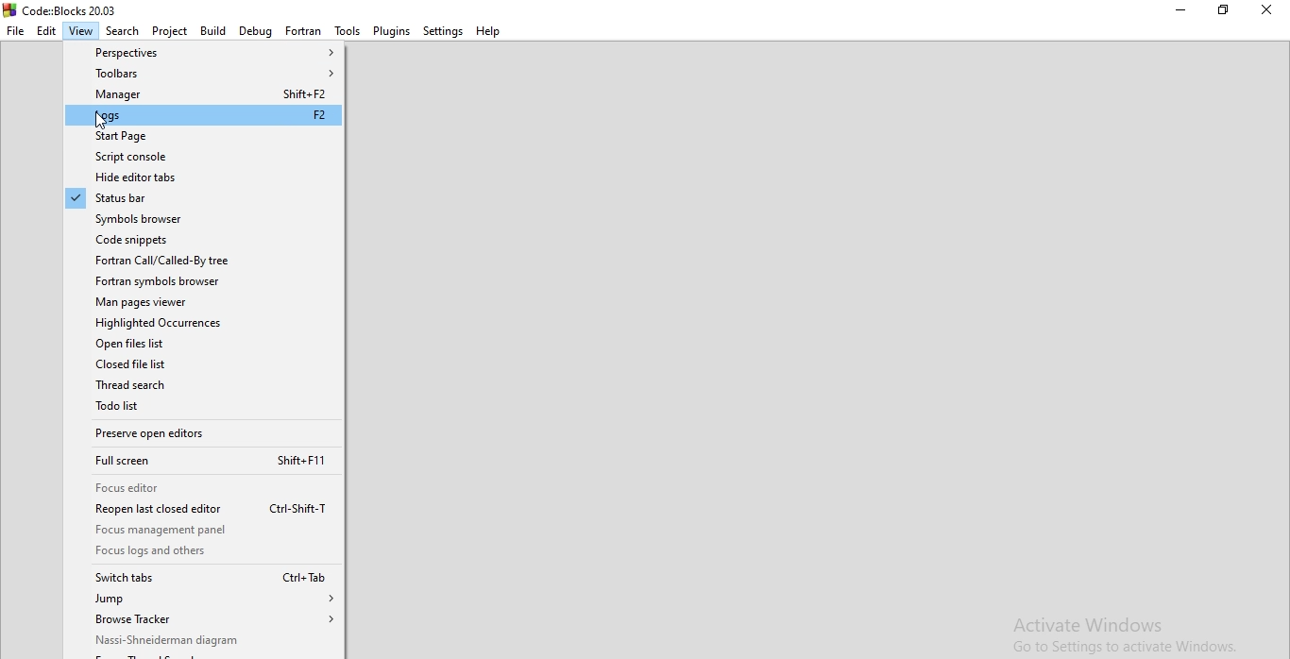 The height and width of the screenshot is (659, 1290). I want to click on Perspectives, so click(203, 51).